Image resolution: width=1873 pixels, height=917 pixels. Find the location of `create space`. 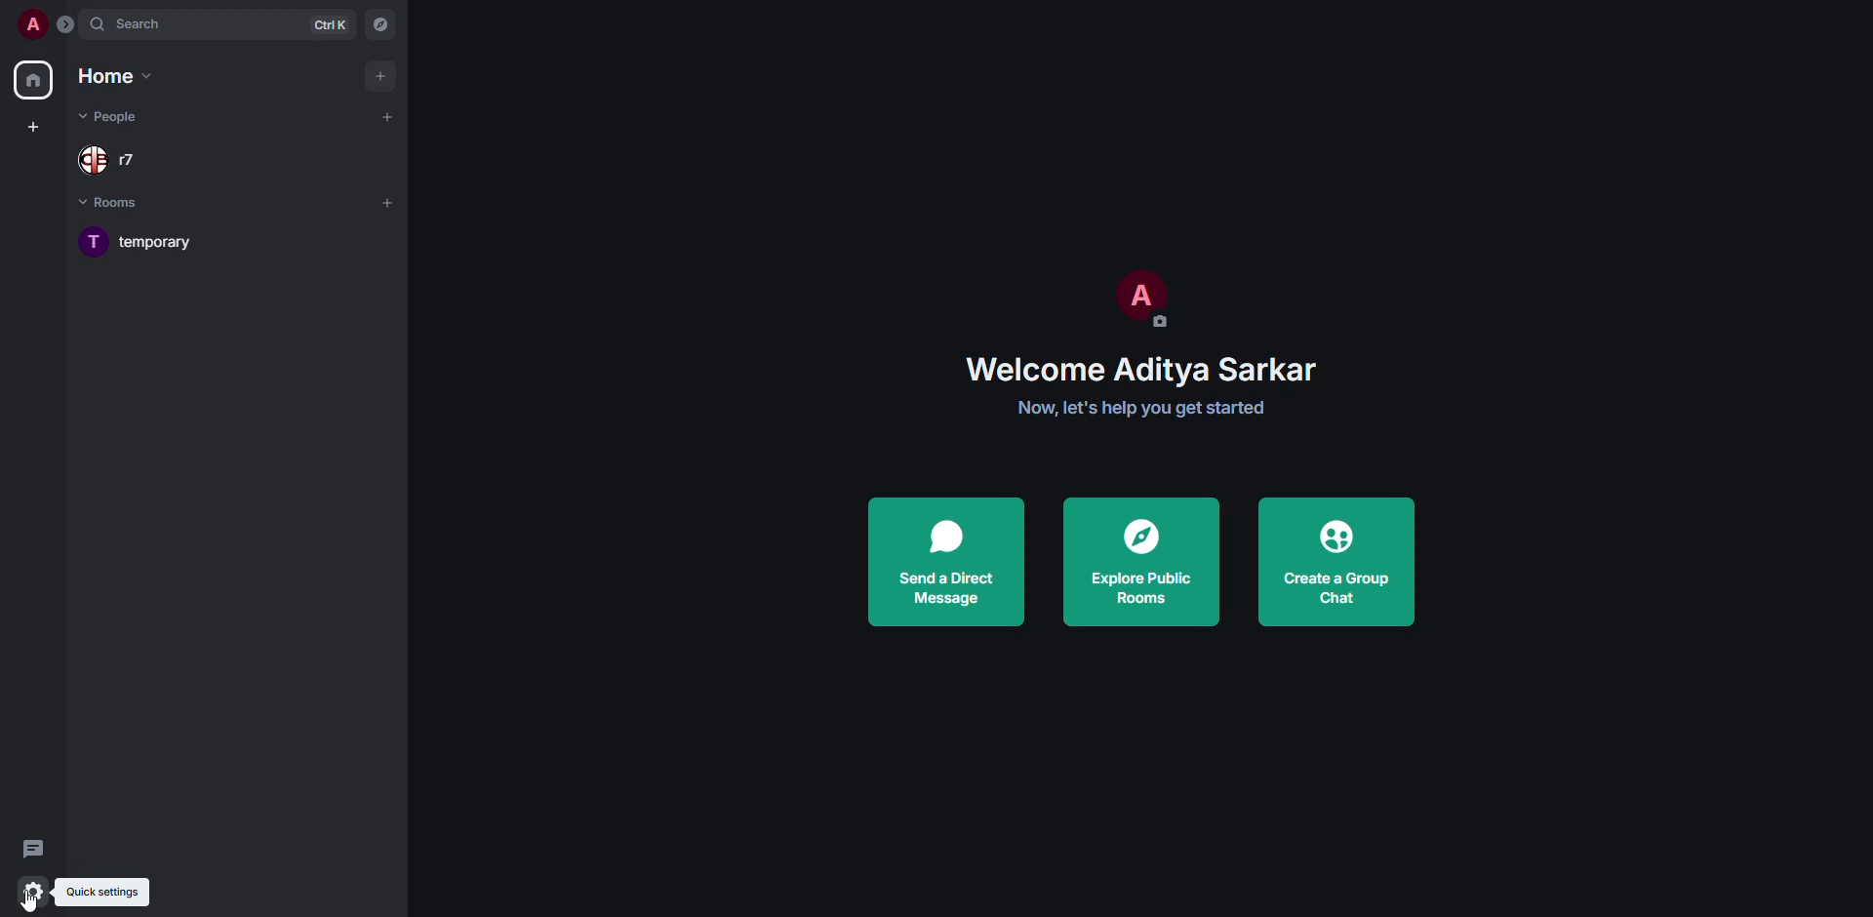

create space is located at coordinates (33, 125).